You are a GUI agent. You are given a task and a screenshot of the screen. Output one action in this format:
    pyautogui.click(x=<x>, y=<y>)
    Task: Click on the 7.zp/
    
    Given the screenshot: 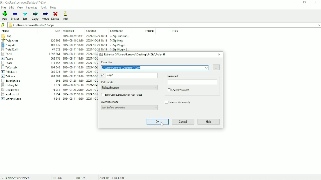 What is the action you would take?
    pyautogui.click(x=130, y=76)
    